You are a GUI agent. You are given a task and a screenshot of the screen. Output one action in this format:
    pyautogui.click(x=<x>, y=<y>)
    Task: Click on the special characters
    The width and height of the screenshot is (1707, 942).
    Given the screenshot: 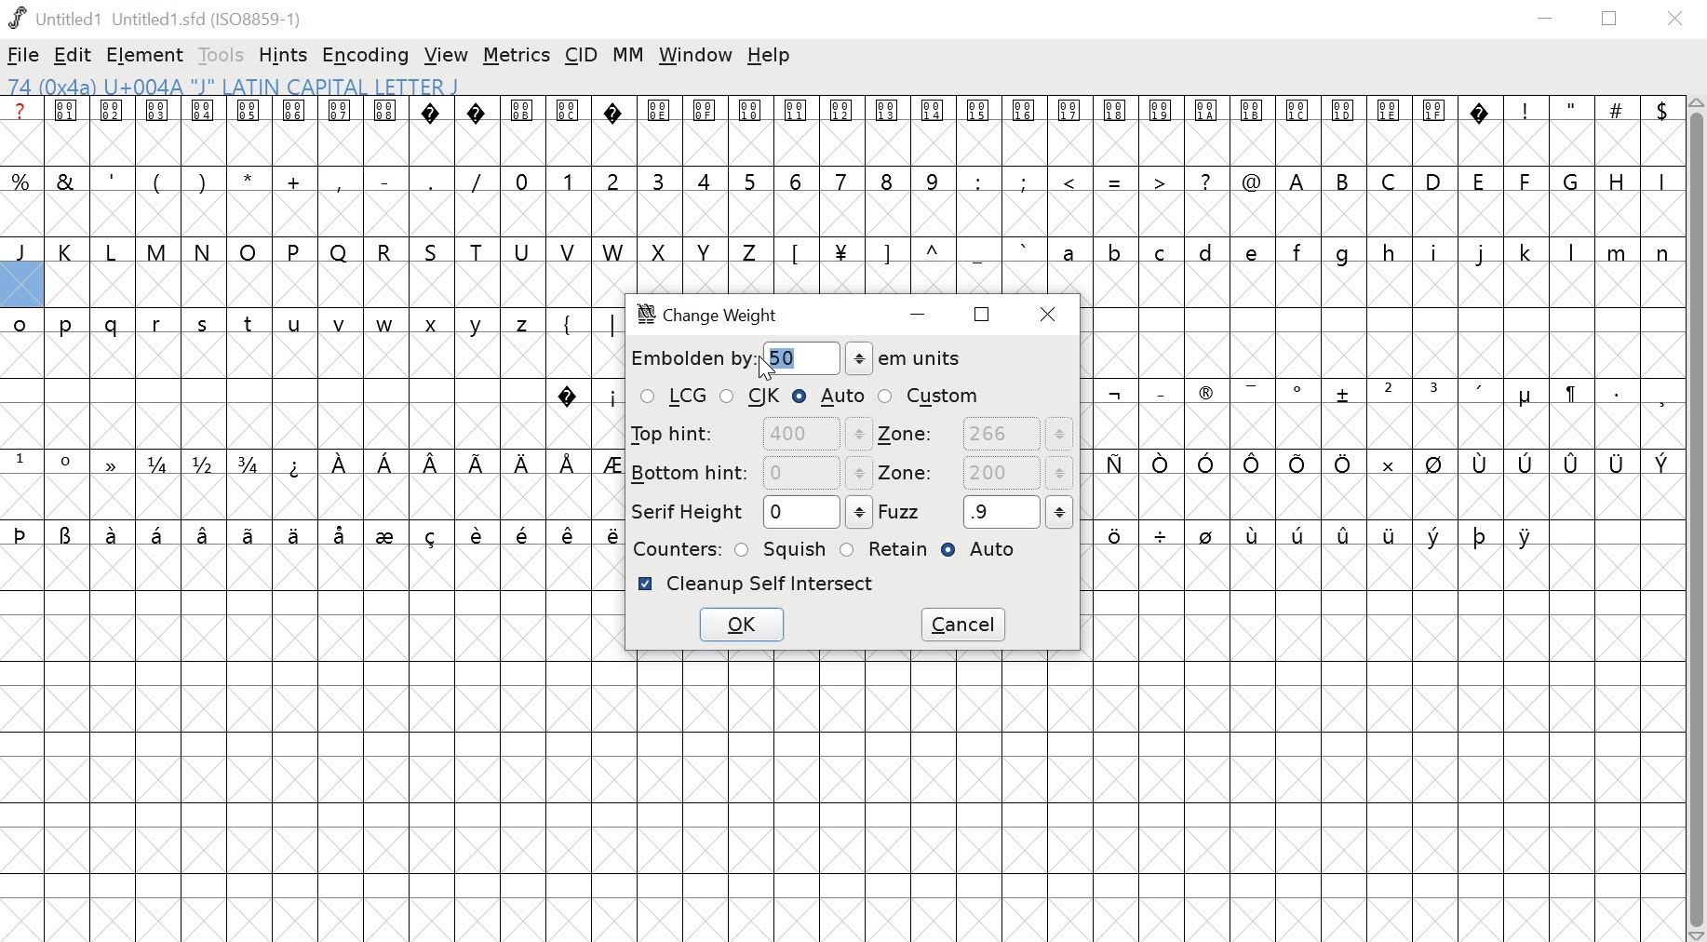 What is the action you would take?
    pyautogui.click(x=1111, y=183)
    